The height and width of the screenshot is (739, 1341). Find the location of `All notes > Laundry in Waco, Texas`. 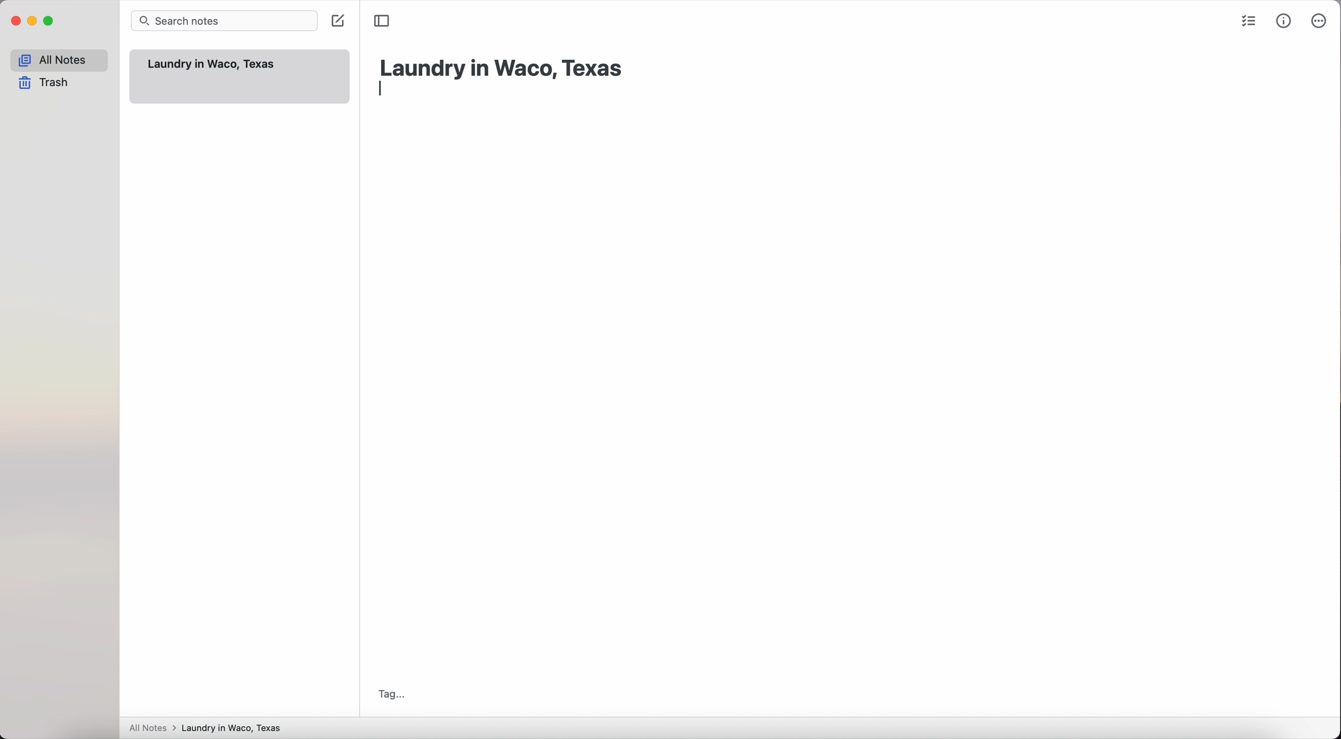

All notes > Laundry in Waco, Texas is located at coordinates (210, 729).